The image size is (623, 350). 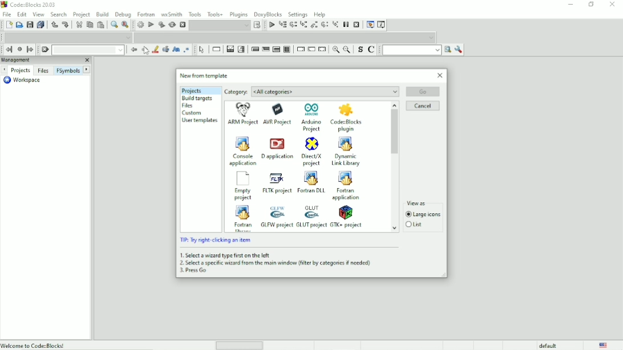 I want to click on FSymbols, so click(x=68, y=71).